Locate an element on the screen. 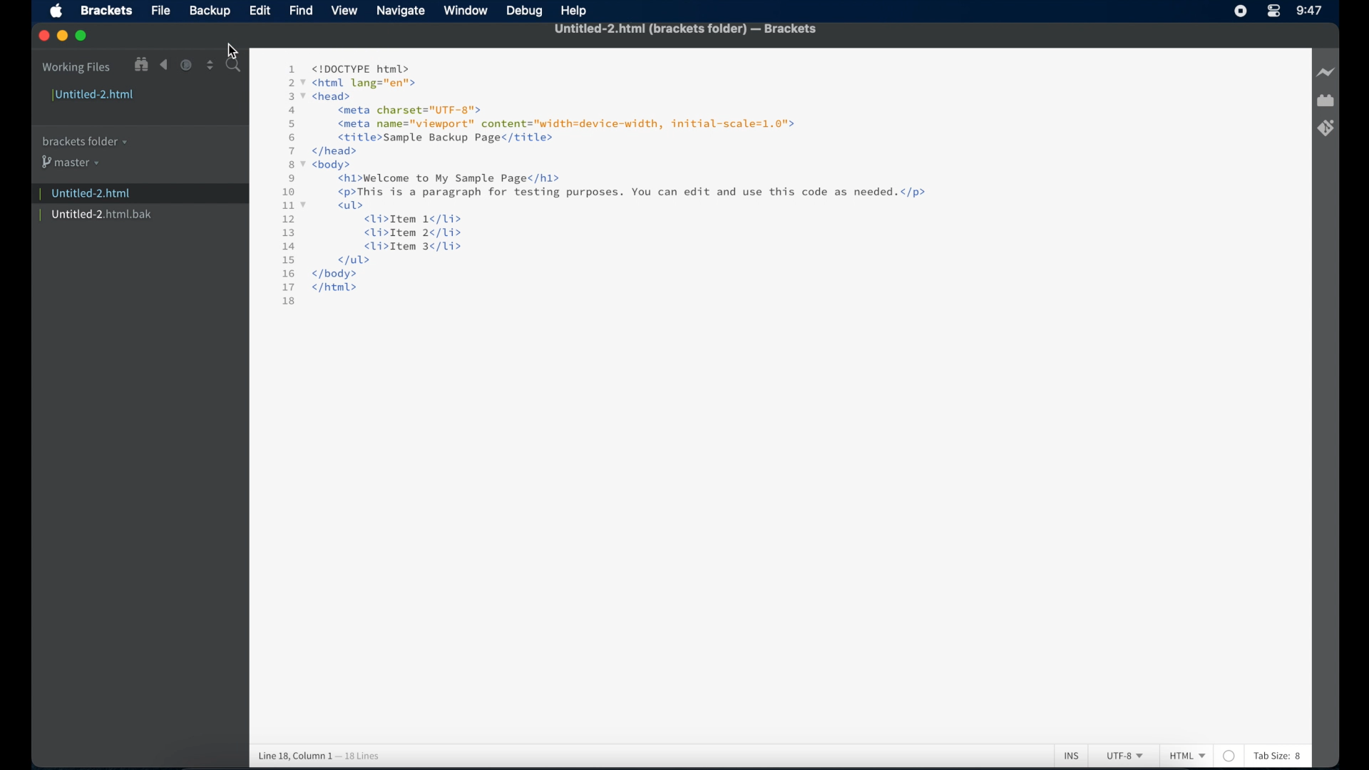 This screenshot has width=1369, height=770. untitled-2.html is located at coordinates (94, 96).